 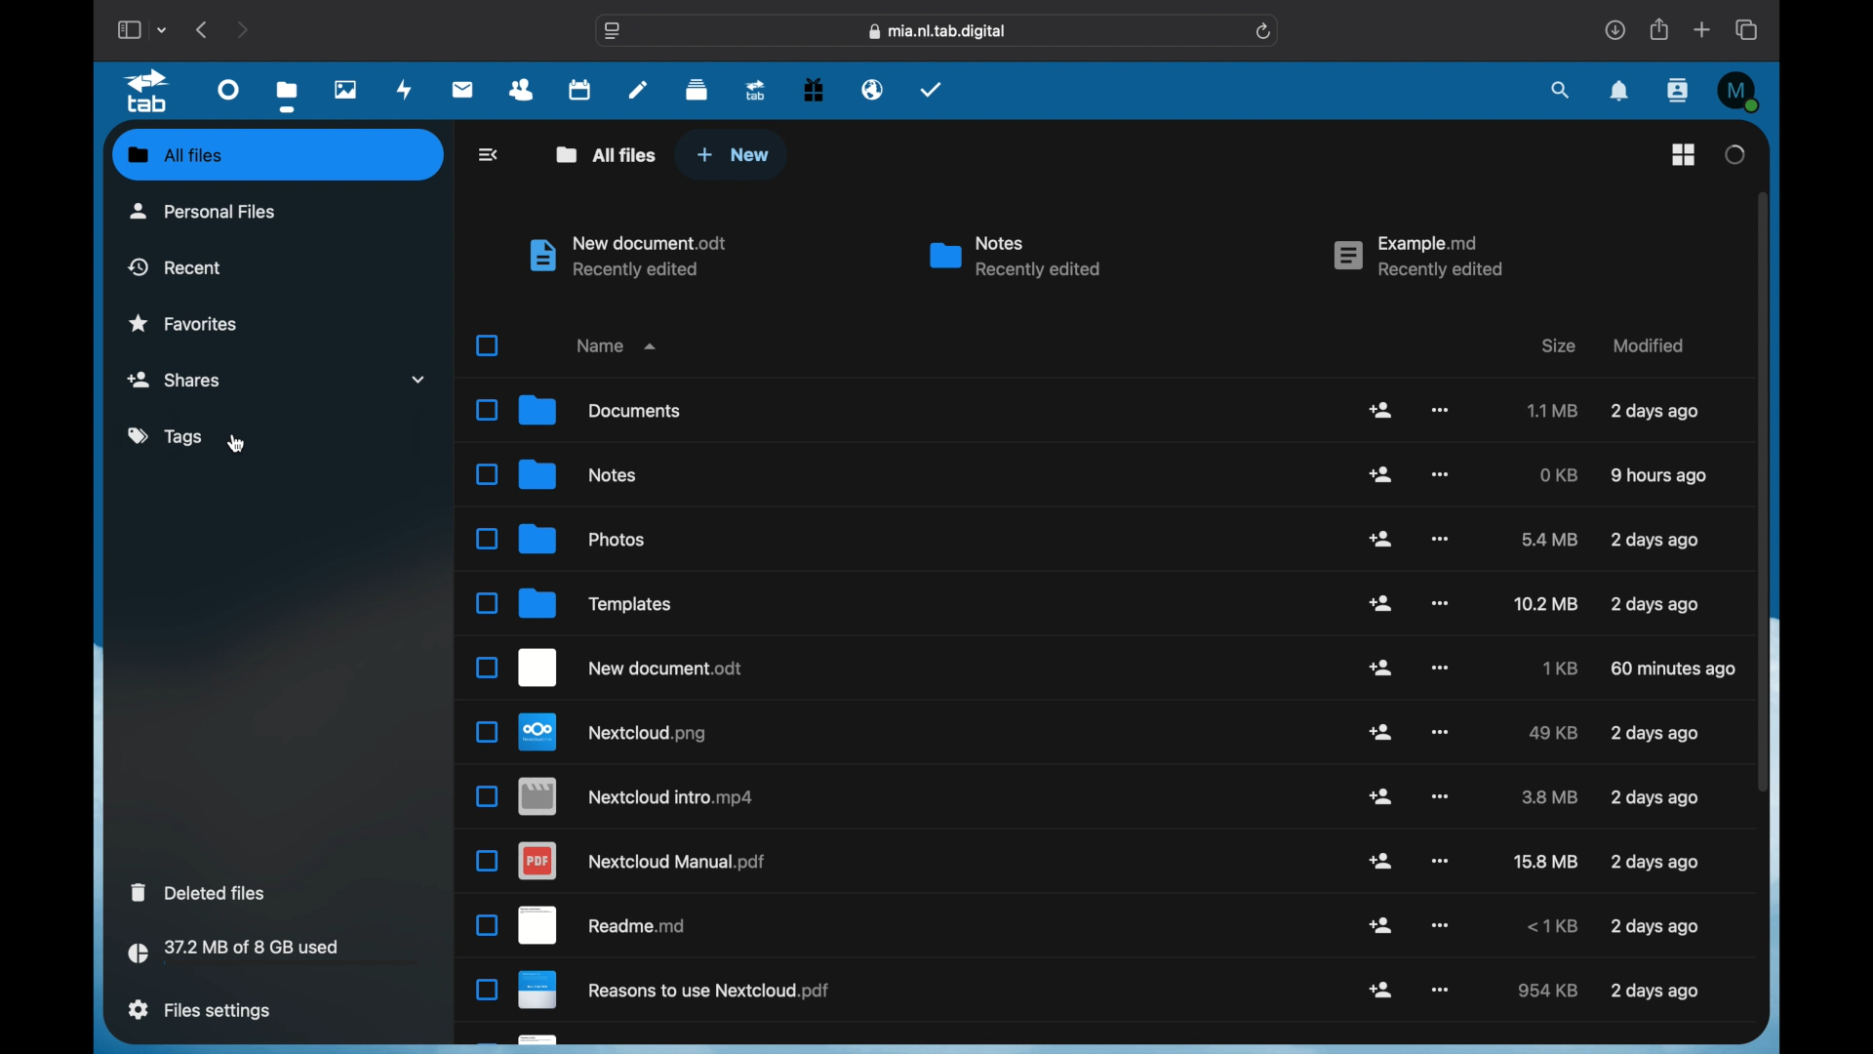 What do you see at coordinates (1441, 990) in the screenshot?
I see `more options` at bounding box center [1441, 990].